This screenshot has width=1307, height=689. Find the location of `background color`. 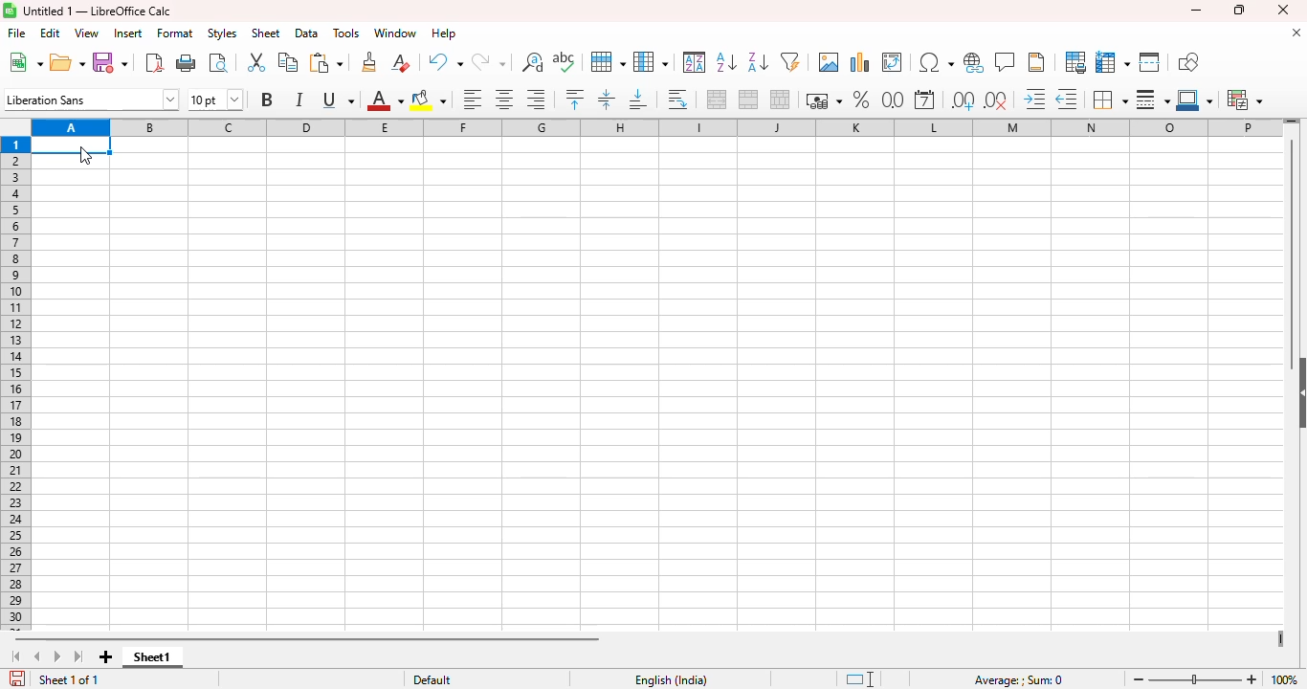

background color is located at coordinates (430, 100).